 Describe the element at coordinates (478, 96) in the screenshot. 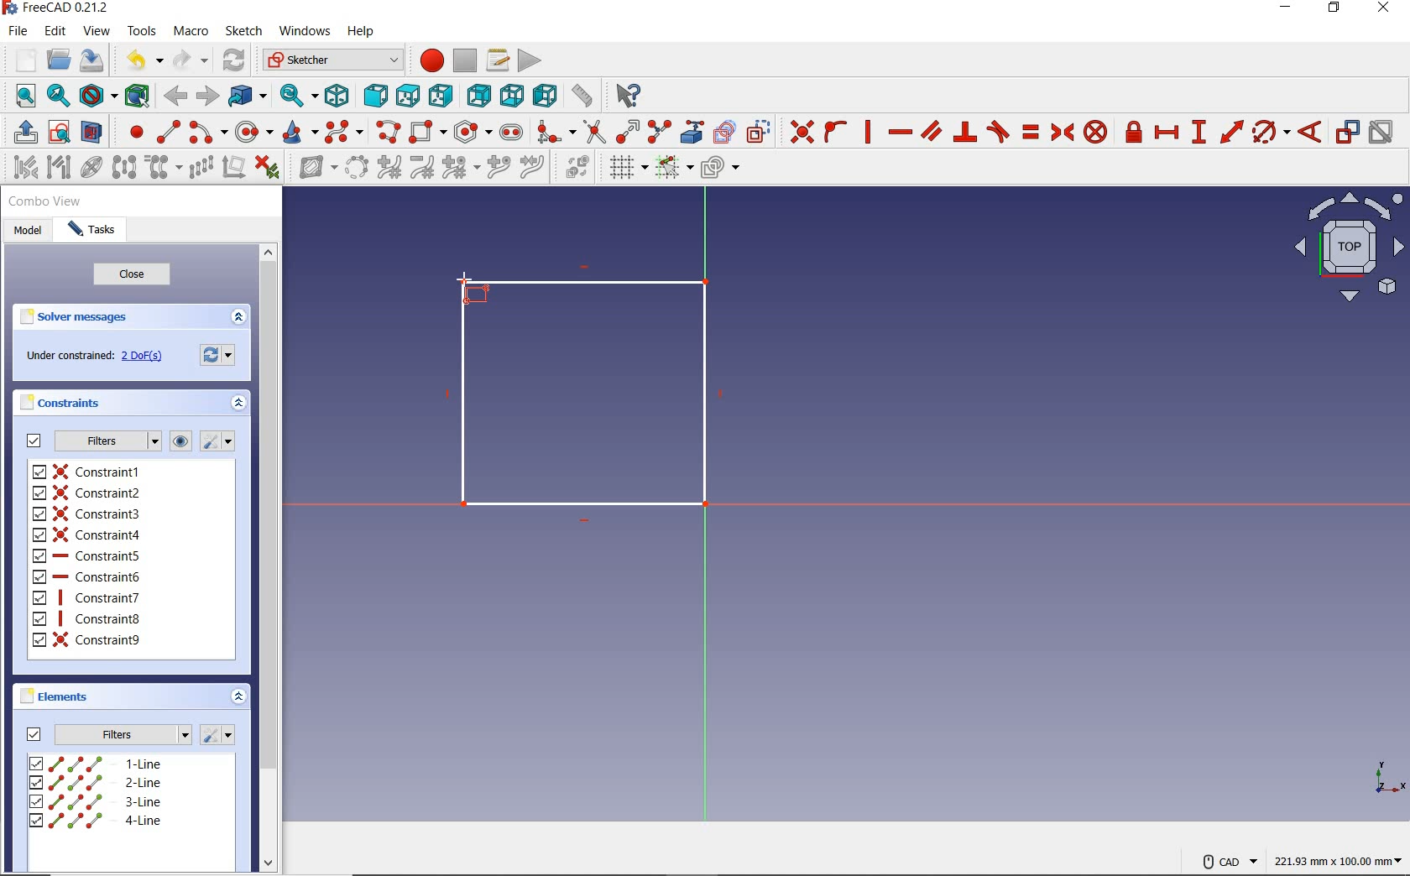

I see `rear` at that location.